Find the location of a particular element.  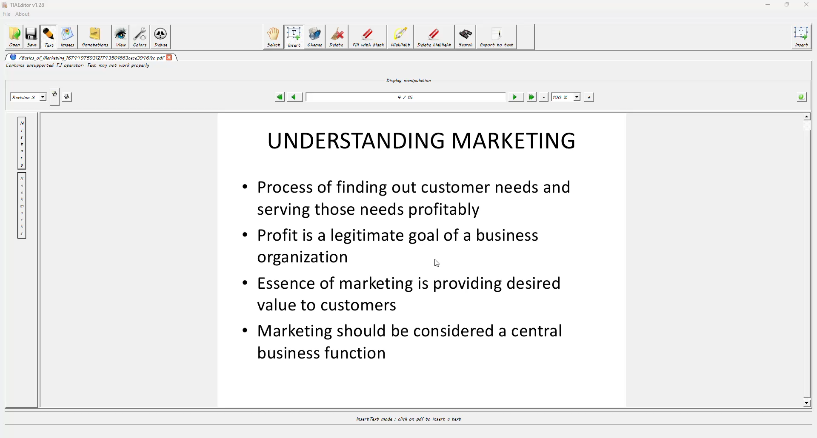

debug is located at coordinates (162, 36).